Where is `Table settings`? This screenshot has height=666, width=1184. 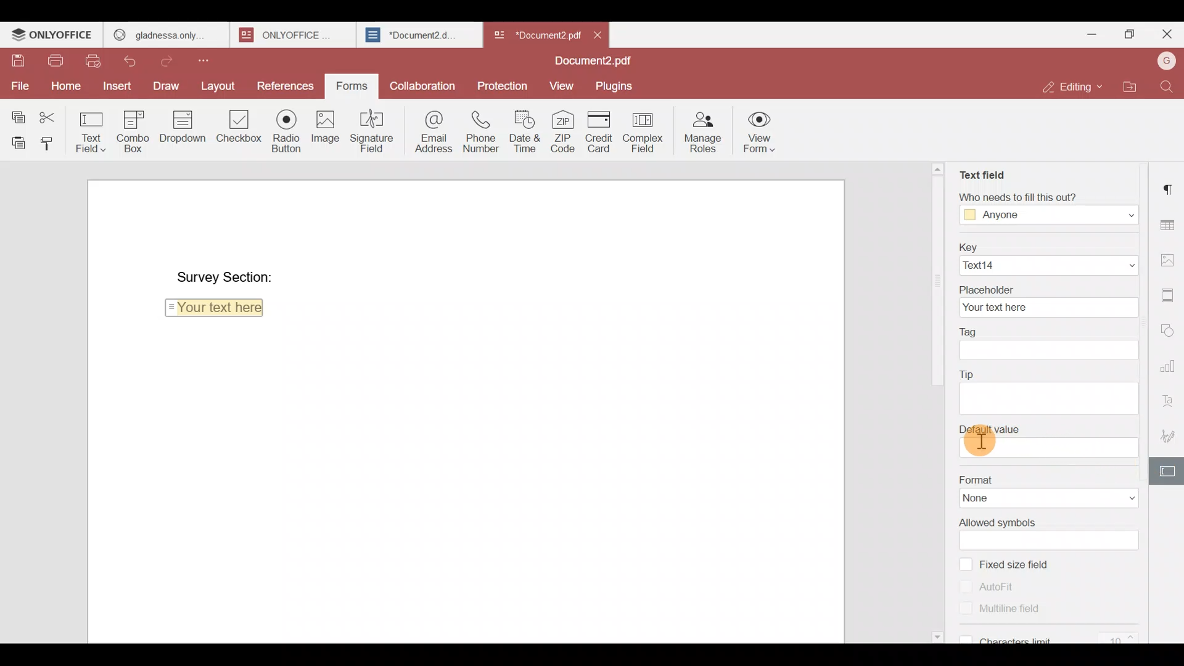 Table settings is located at coordinates (1170, 224).